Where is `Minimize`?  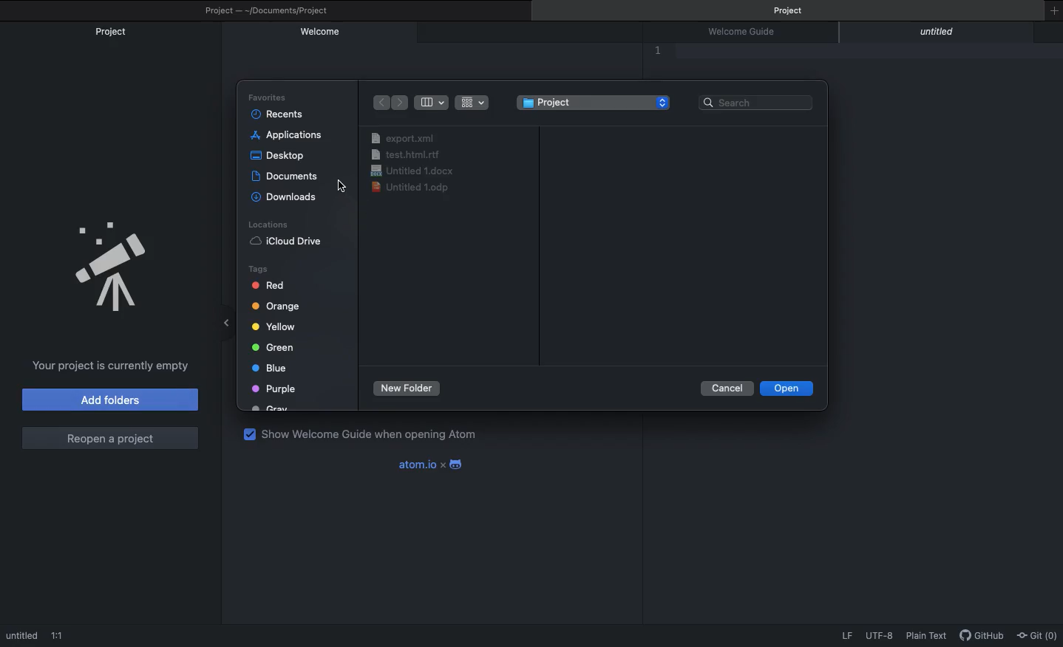
Minimize is located at coordinates (230, 320).